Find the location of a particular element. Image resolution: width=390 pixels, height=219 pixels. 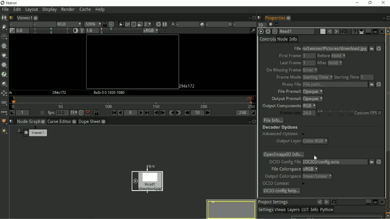

Advanced options is located at coordinates (283, 134).